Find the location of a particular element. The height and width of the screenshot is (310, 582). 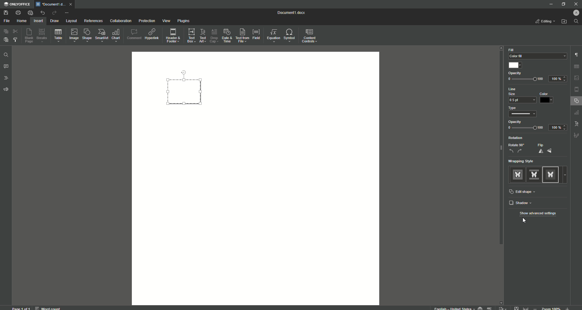

HEADER & FOOTER is located at coordinates (577, 90).